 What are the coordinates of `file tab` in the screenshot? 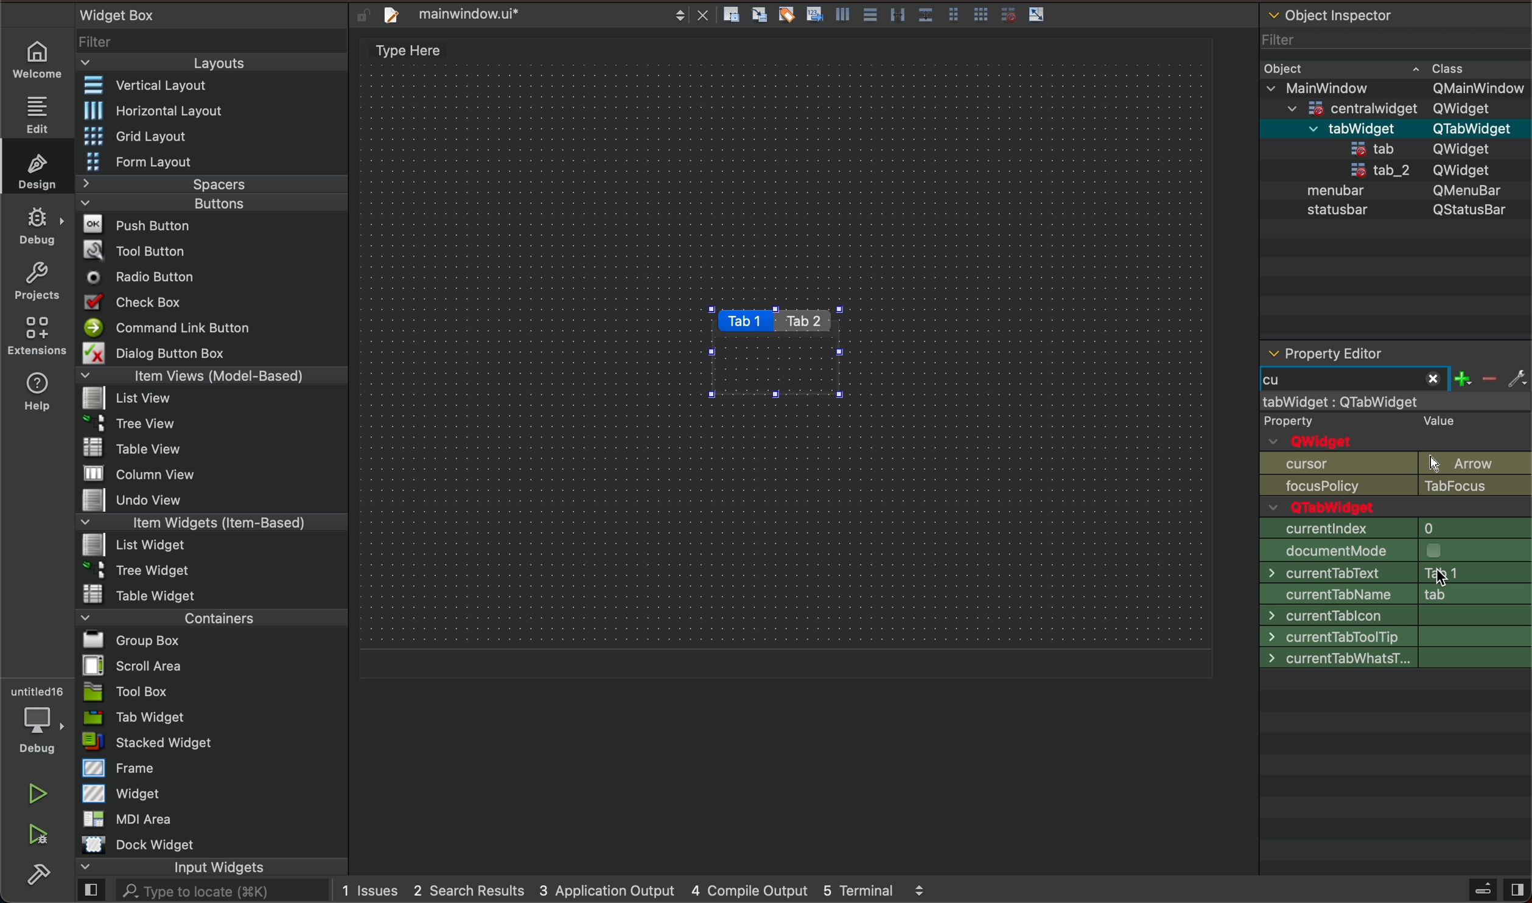 It's located at (539, 15).